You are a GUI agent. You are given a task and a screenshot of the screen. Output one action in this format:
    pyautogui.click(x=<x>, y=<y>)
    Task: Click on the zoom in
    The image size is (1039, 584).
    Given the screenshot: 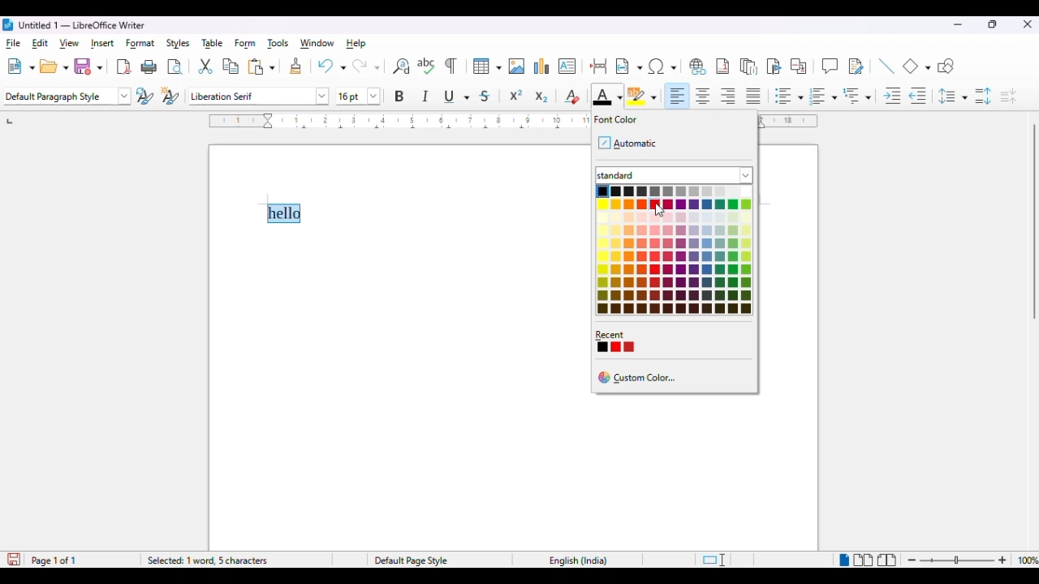 What is the action you would take?
    pyautogui.click(x=1002, y=560)
    